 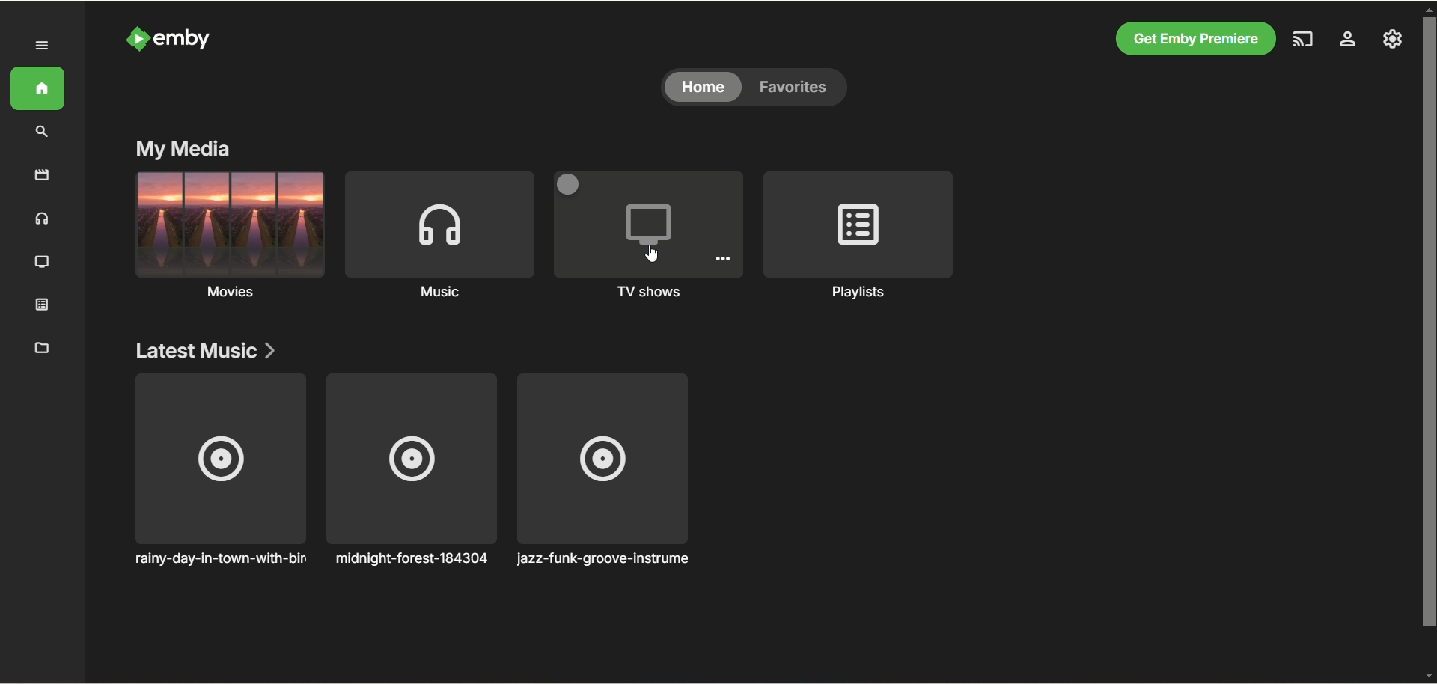 I want to click on movies, so click(x=228, y=239).